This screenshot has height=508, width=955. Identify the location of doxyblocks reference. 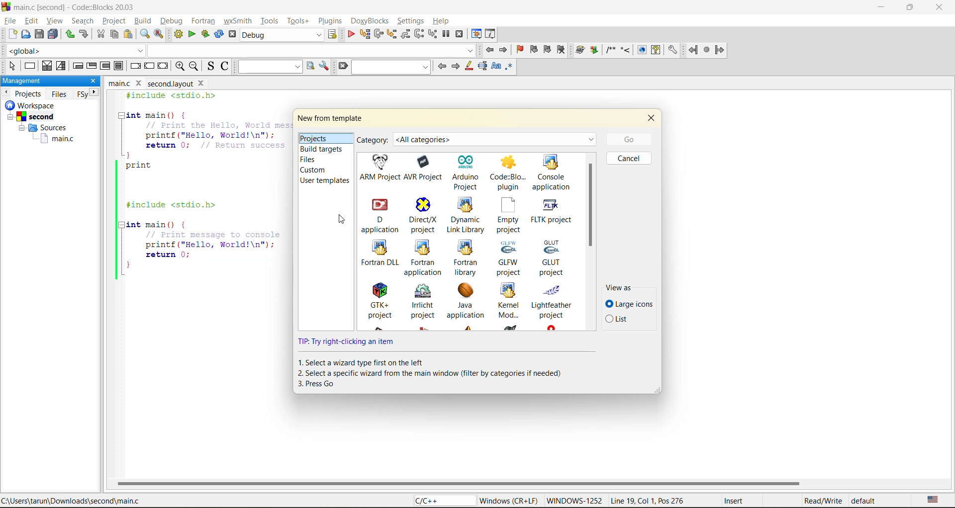
(626, 51).